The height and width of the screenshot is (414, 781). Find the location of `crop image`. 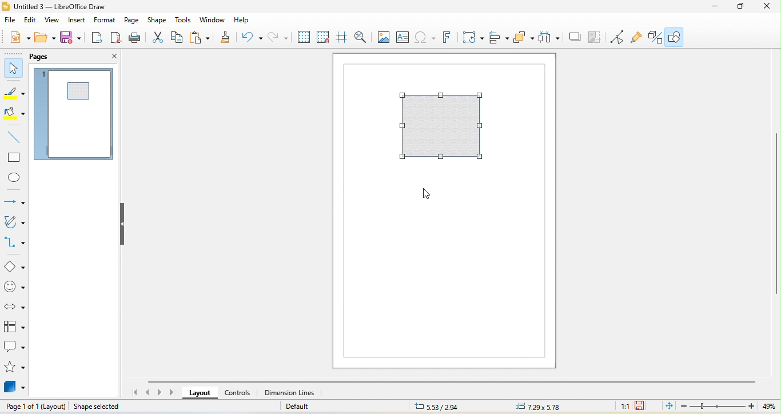

crop image is located at coordinates (595, 38).